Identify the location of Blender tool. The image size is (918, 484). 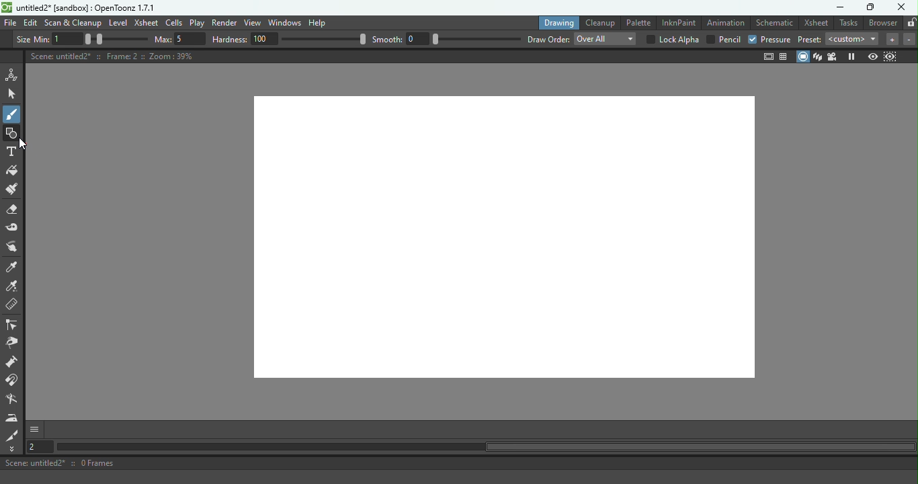
(14, 401).